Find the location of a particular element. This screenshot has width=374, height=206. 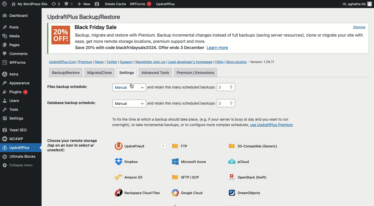

Premium  is located at coordinates (86, 62).